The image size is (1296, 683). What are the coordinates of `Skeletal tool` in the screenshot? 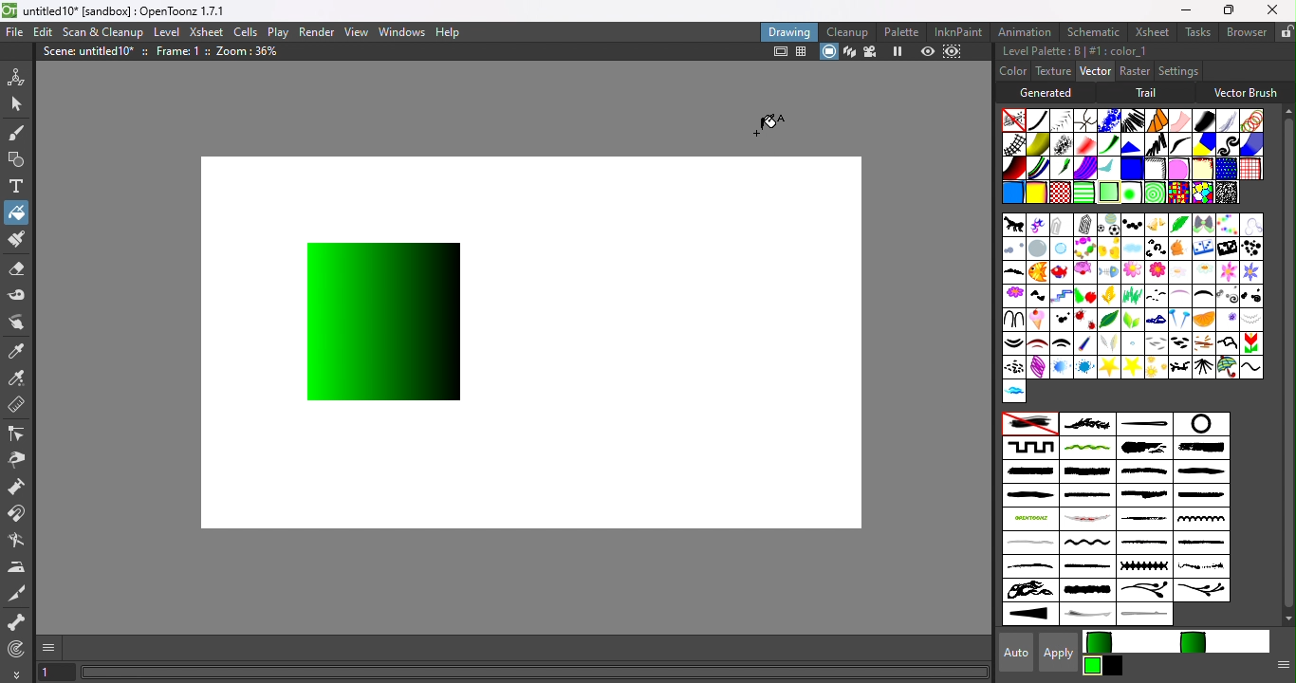 It's located at (17, 623).